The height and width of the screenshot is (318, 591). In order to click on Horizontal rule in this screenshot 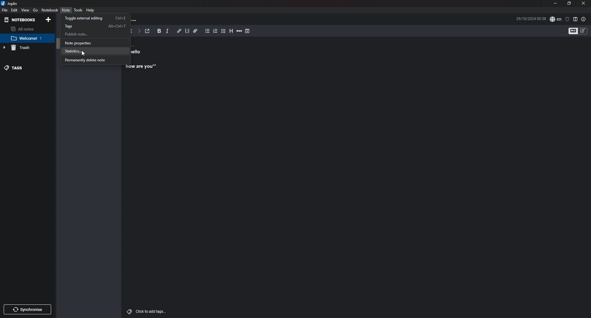, I will do `click(239, 31)`.